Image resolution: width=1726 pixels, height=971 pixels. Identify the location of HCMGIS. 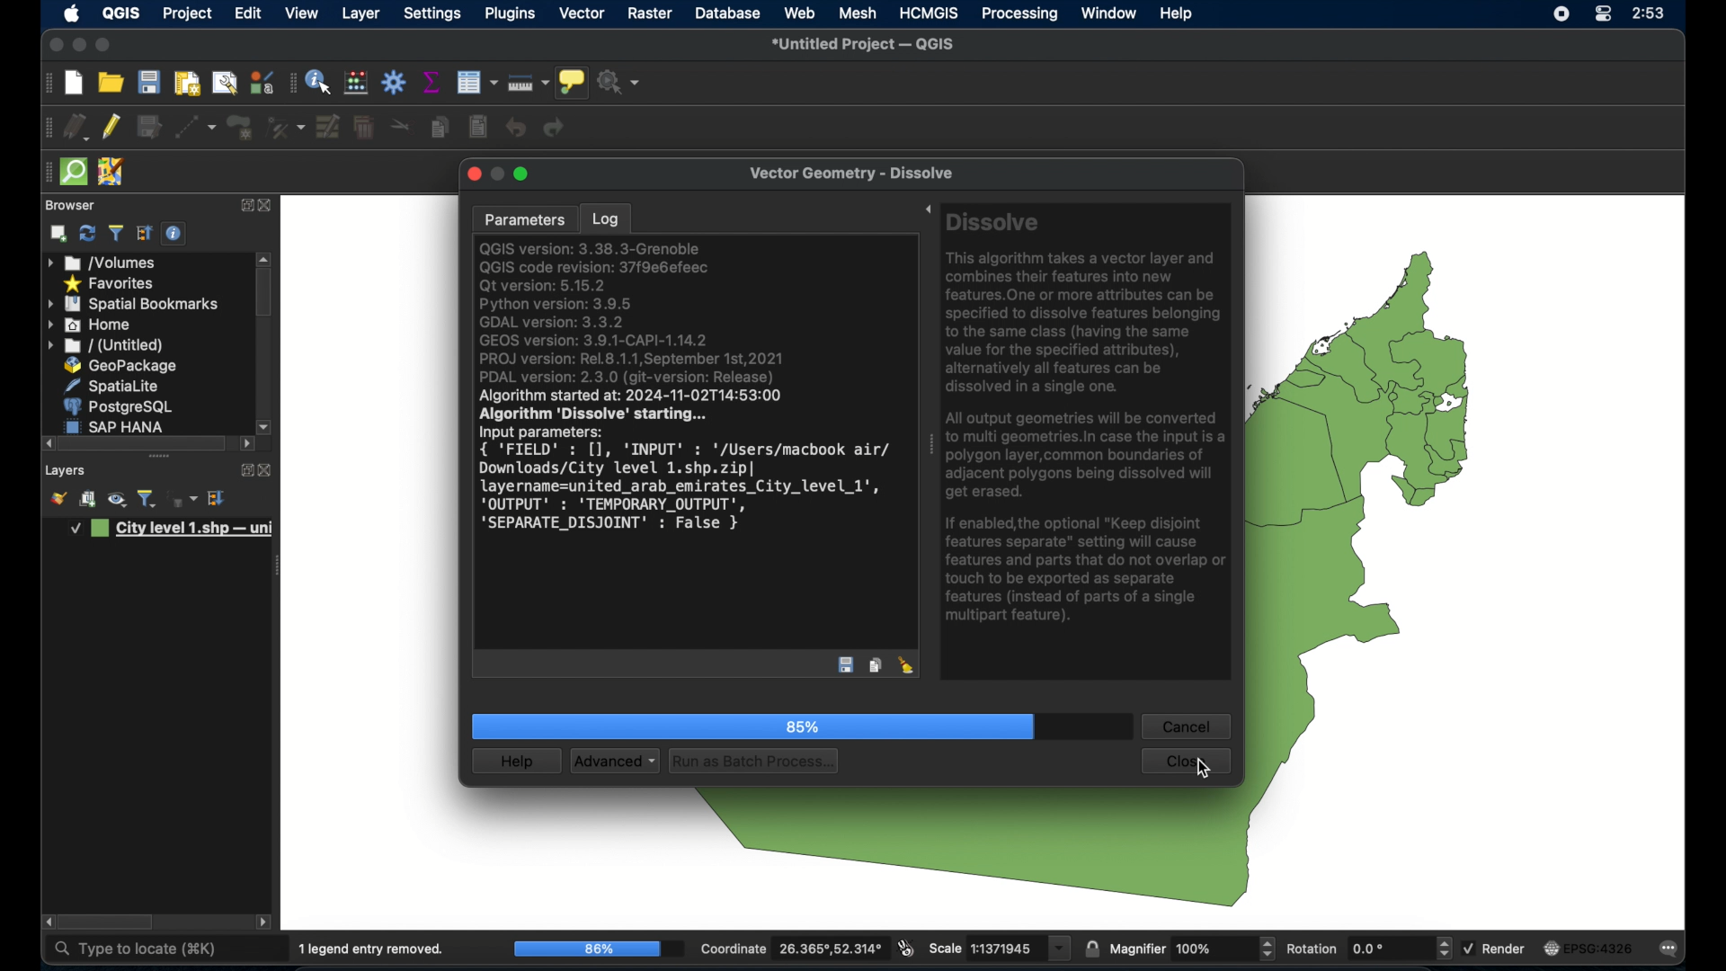
(930, 13).